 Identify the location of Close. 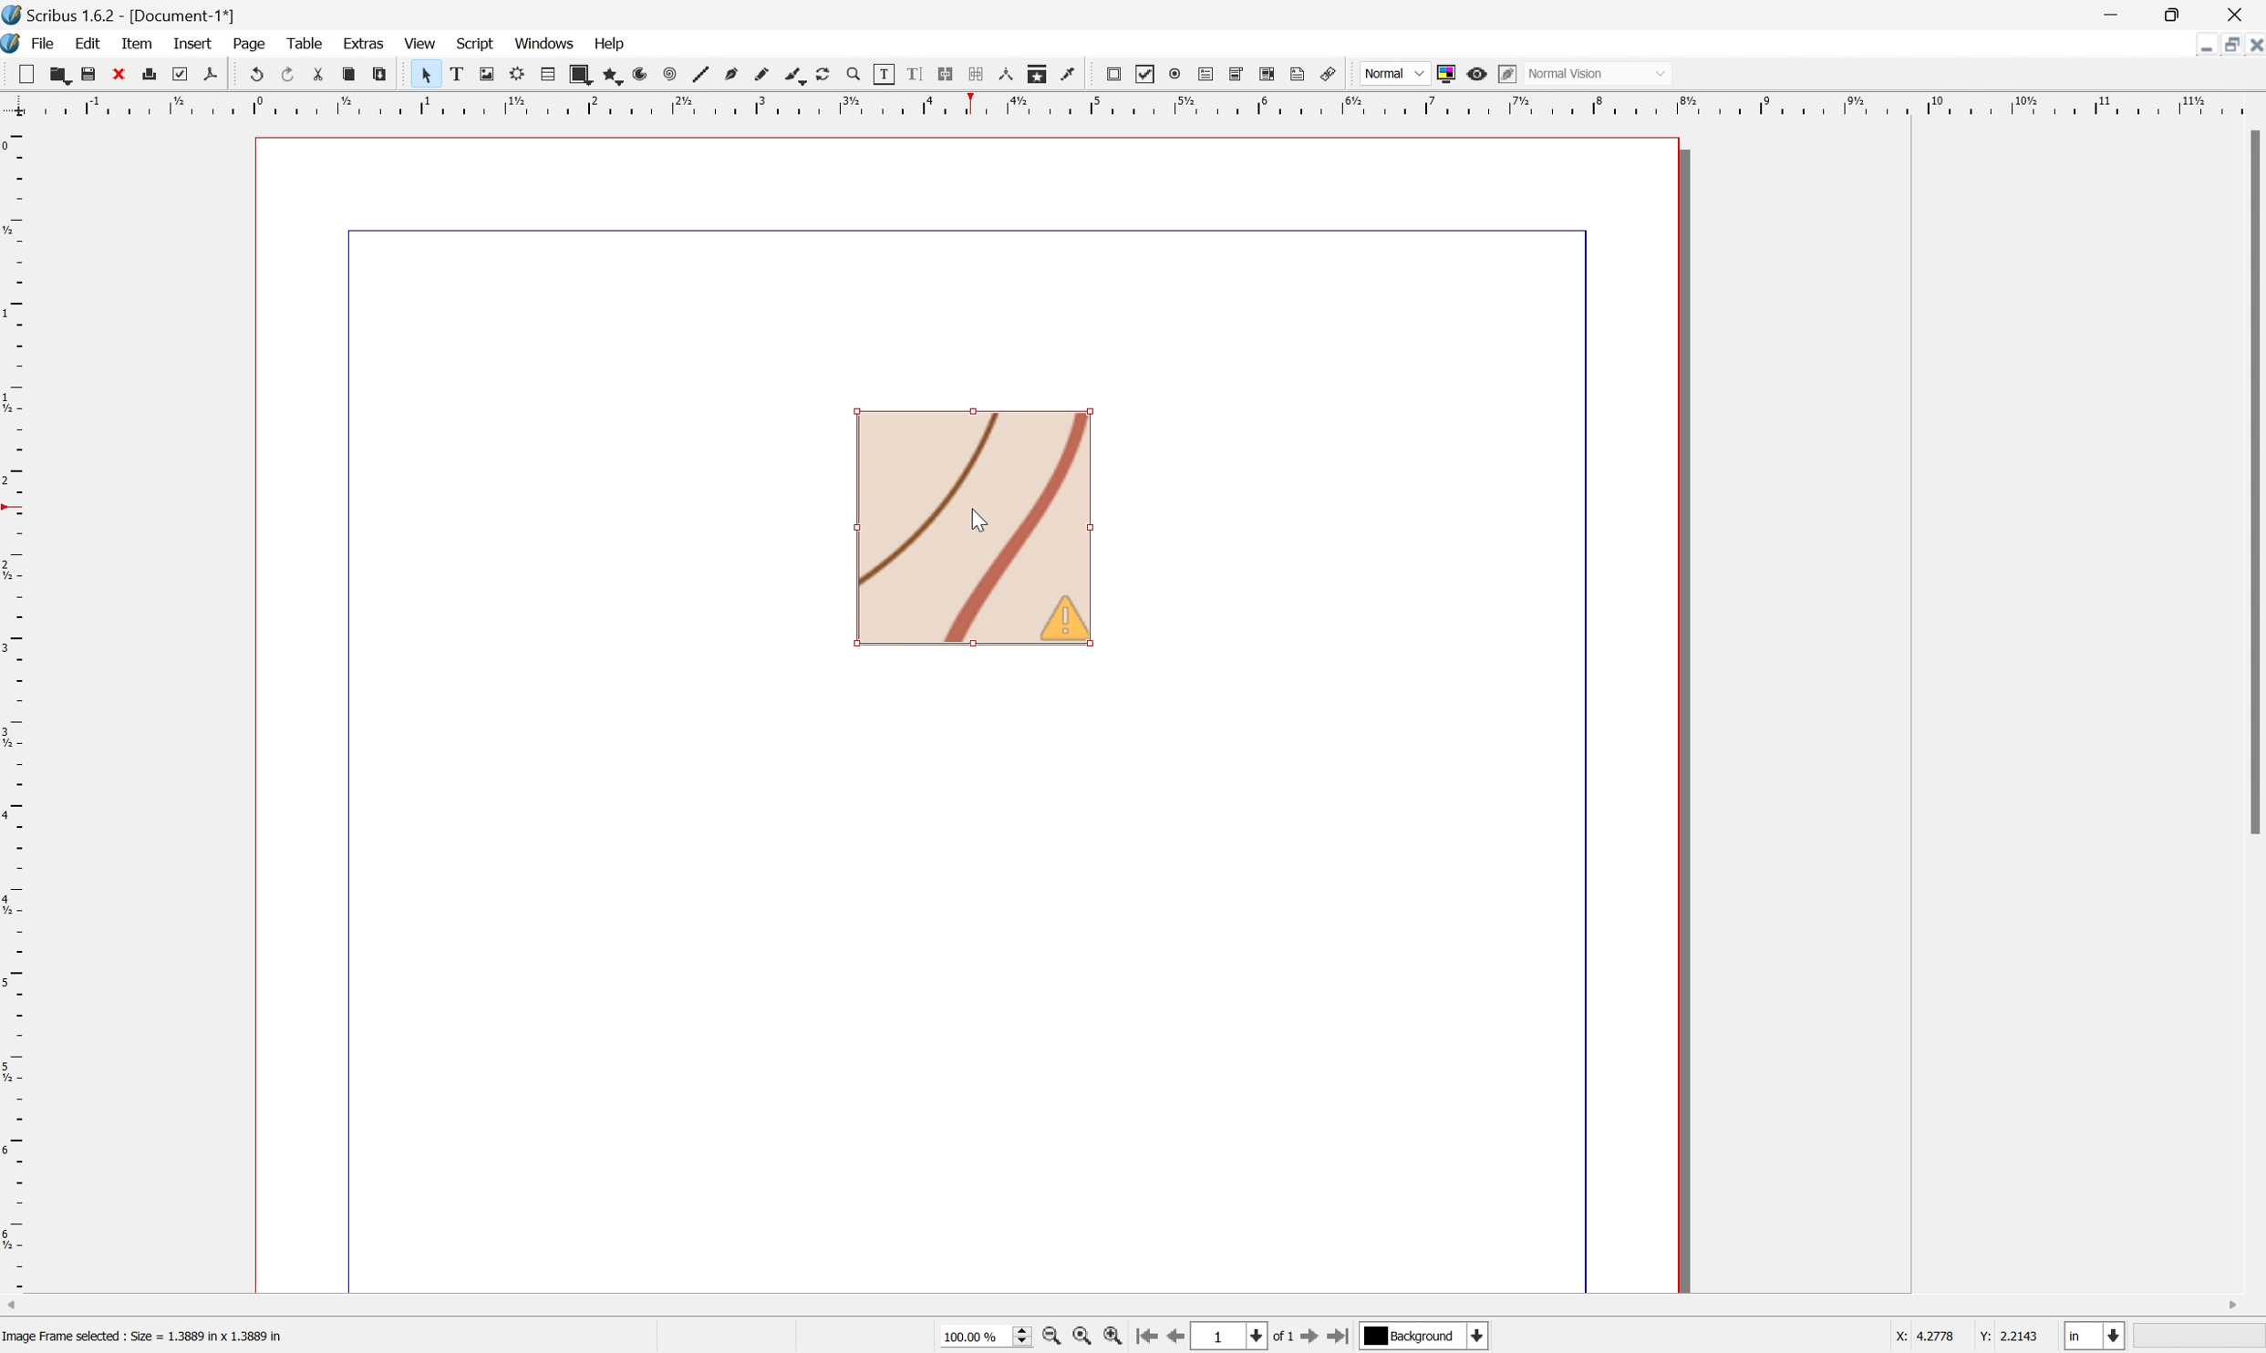
(2239, 15).